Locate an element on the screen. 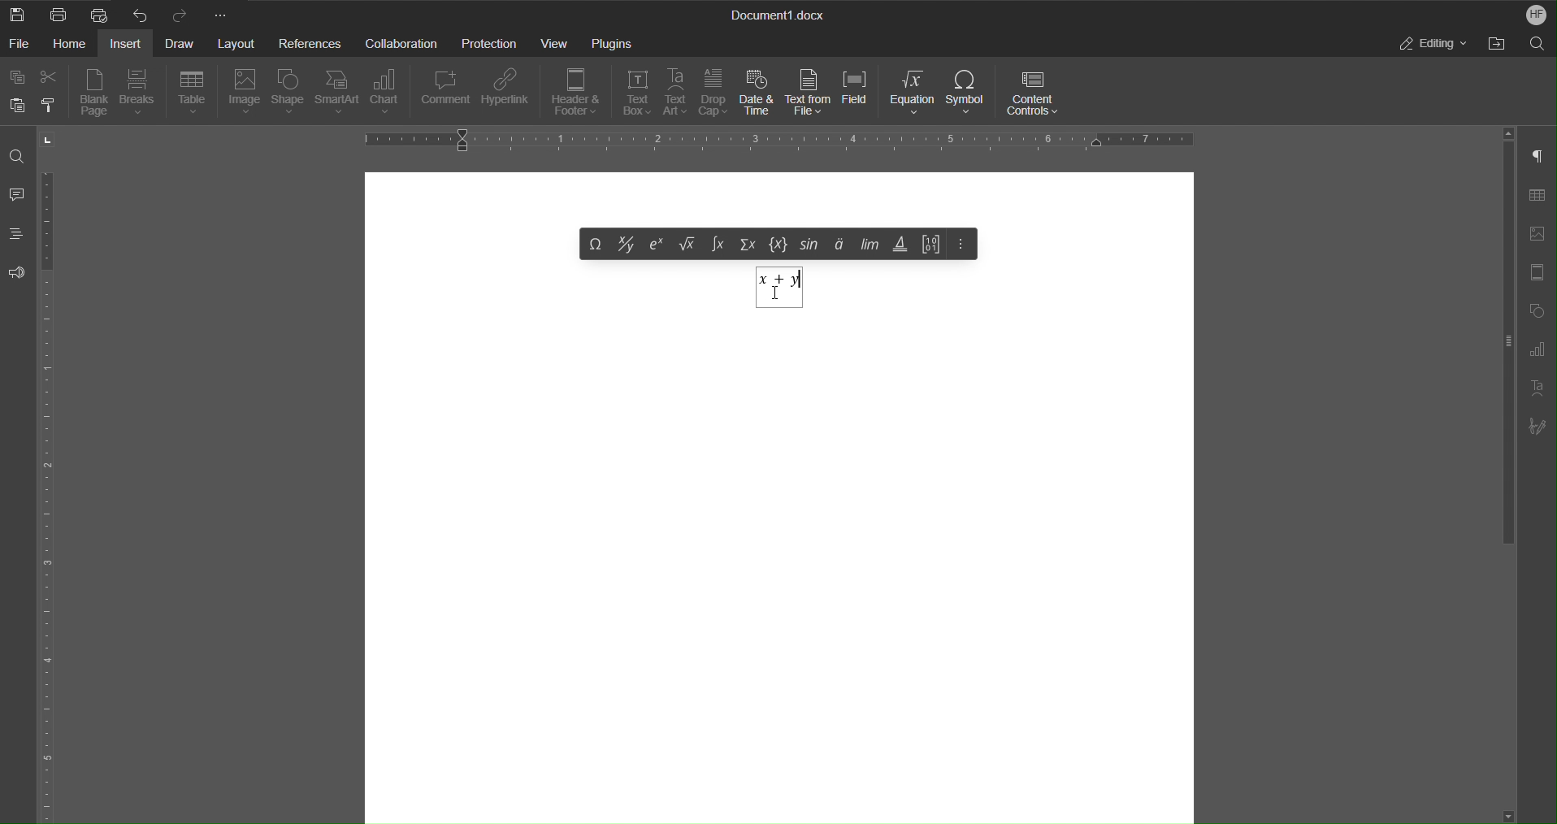 This screenshot has height=824, width=1557. Limits is located at coordinates (869, 244).